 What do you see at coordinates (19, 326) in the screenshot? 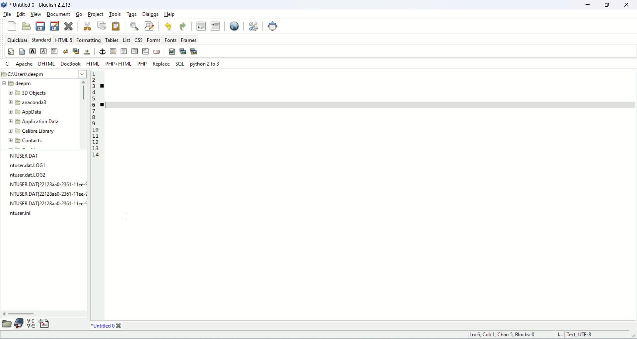
I see `bookmarks` at bounding box center [19, 326].